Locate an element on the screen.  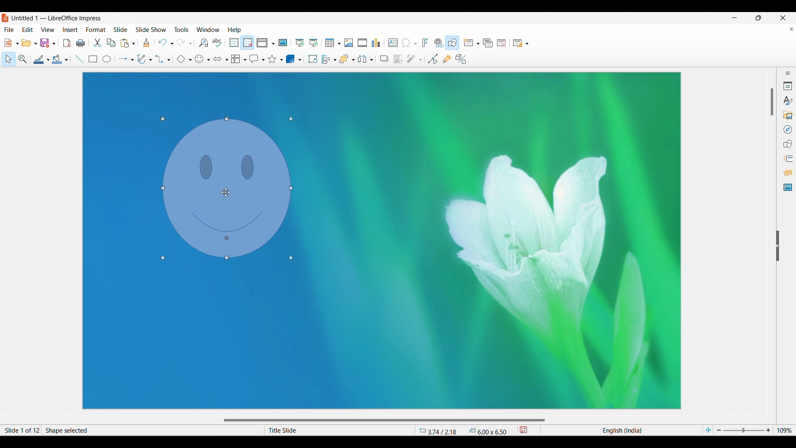
Connector options is located at coordinates (169, 60).